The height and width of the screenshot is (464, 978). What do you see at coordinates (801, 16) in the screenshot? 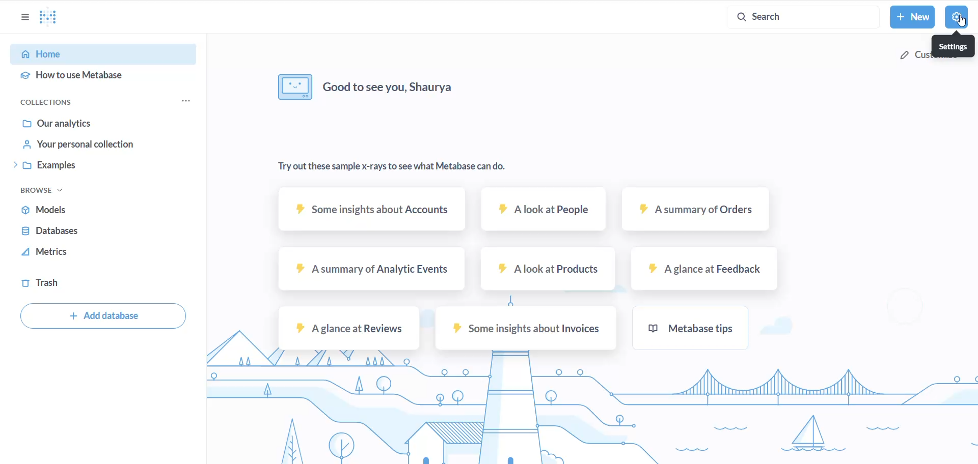
I see `search button` at bounding box center [801, 16].